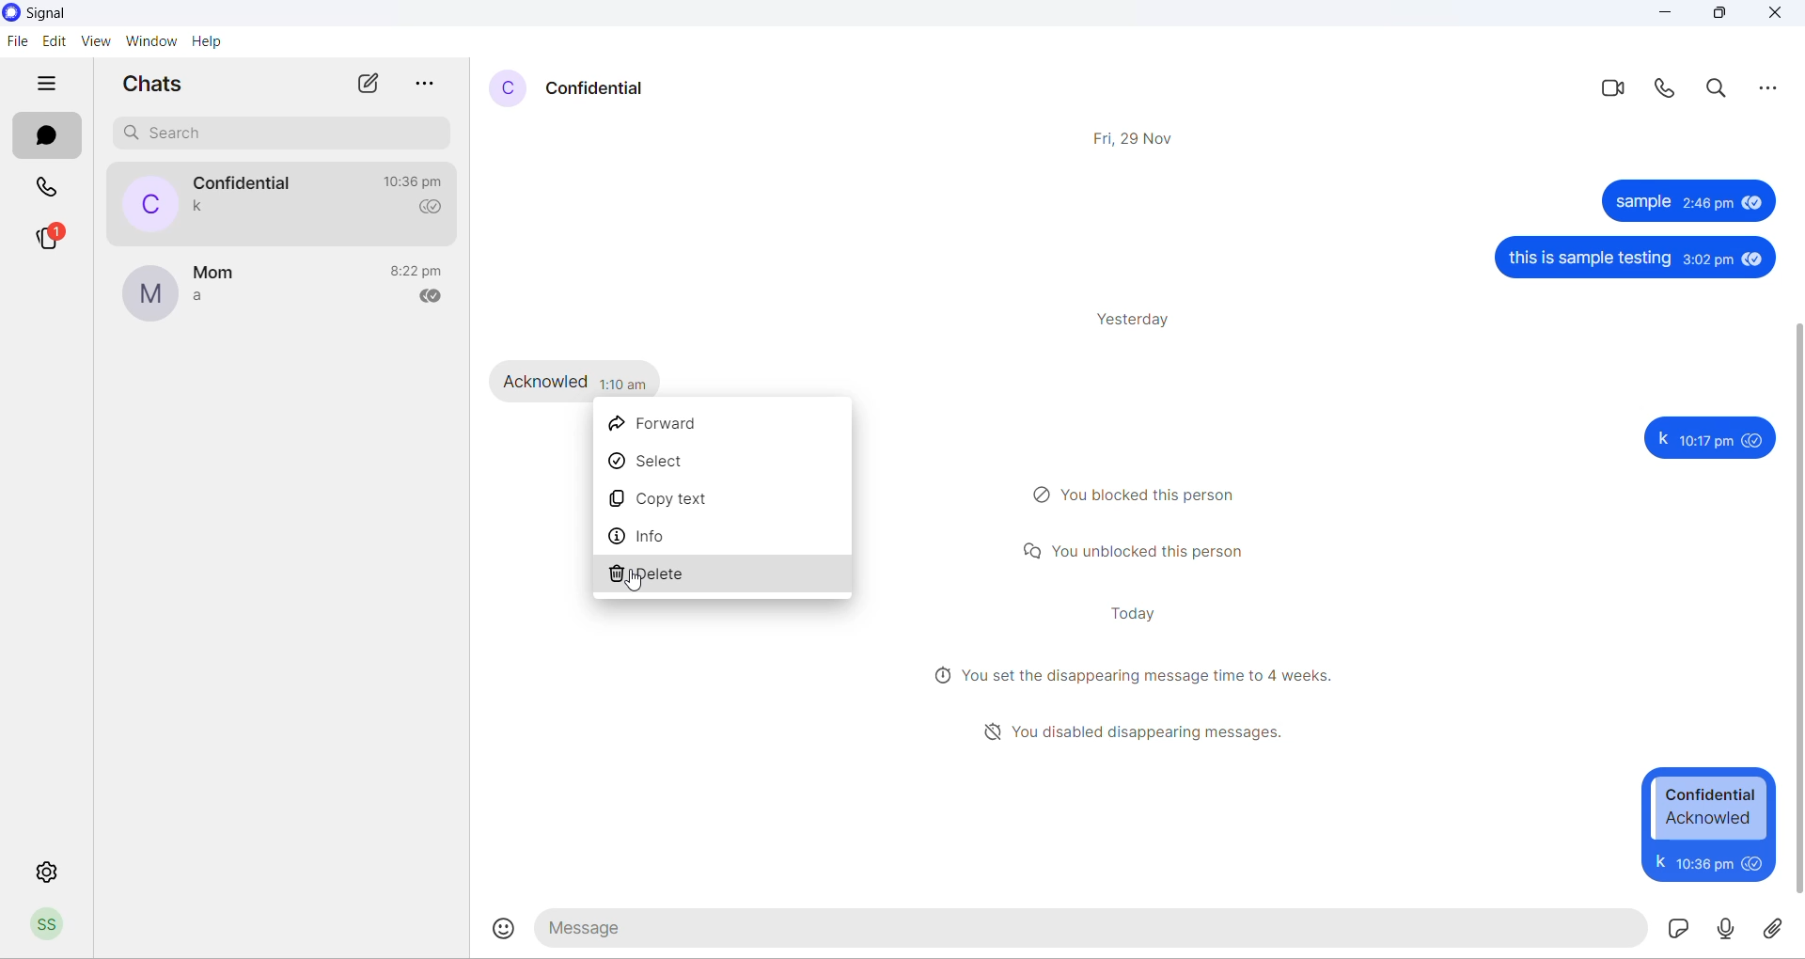  Describe the element at coordinates (1641, 202) in the screenshot. I see `sample` at that location.